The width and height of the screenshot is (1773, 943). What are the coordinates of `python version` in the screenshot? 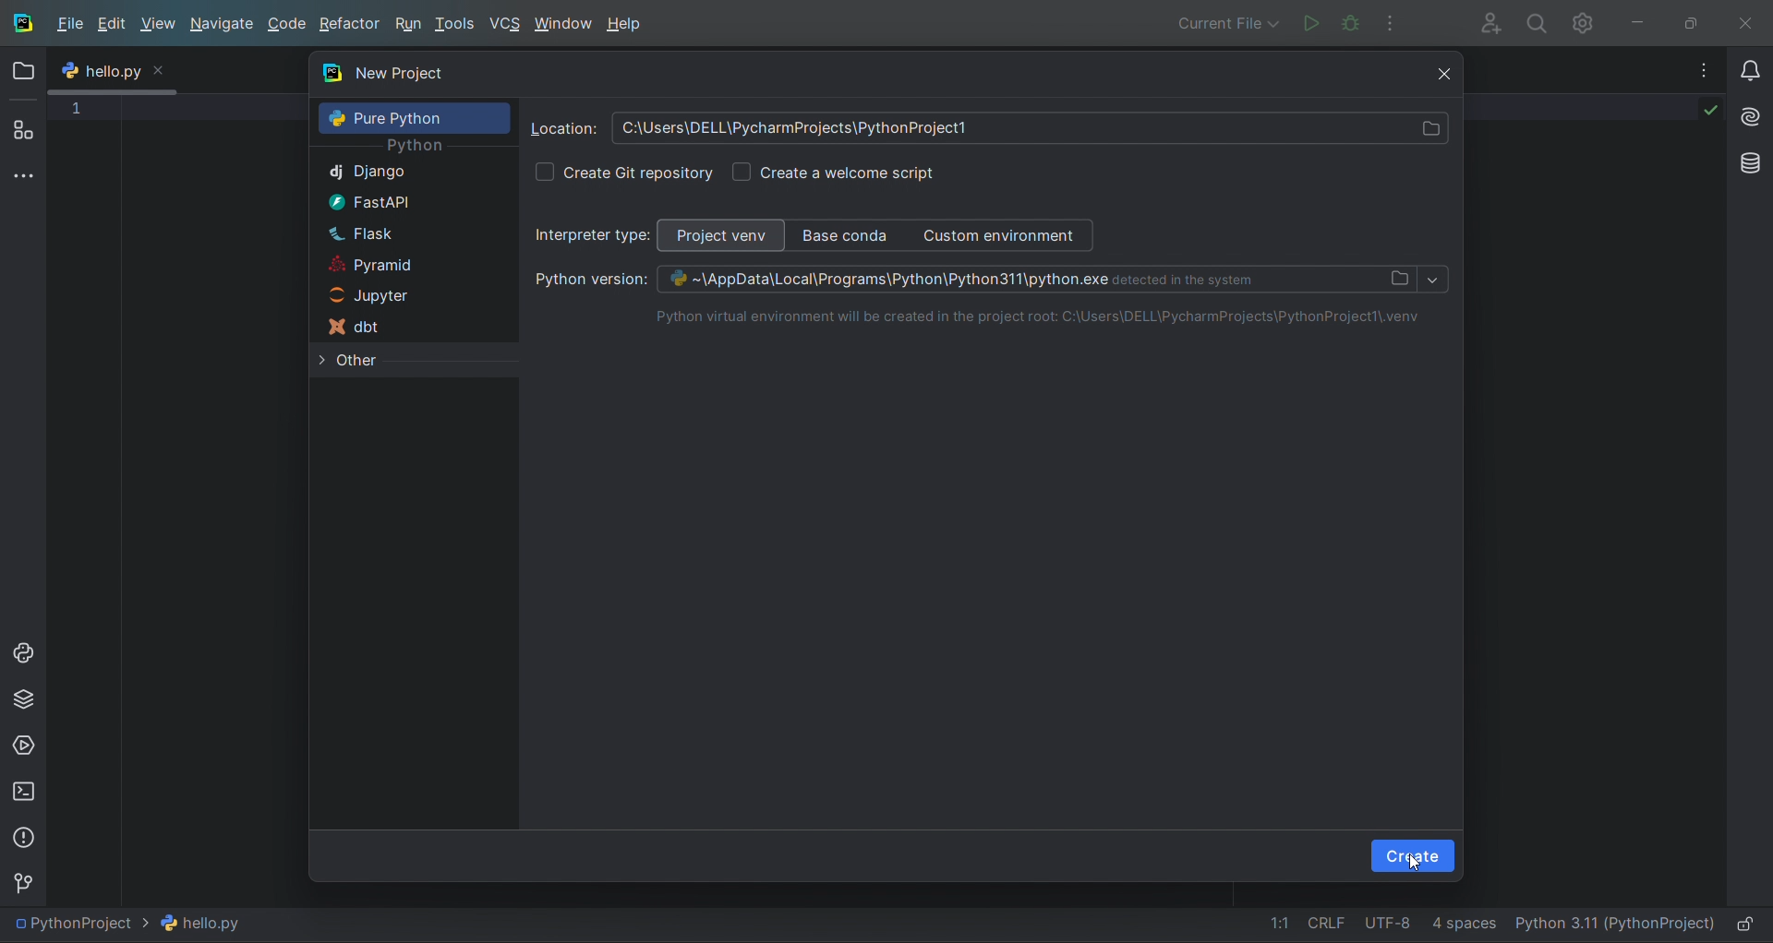 It's located at (1037, 279).